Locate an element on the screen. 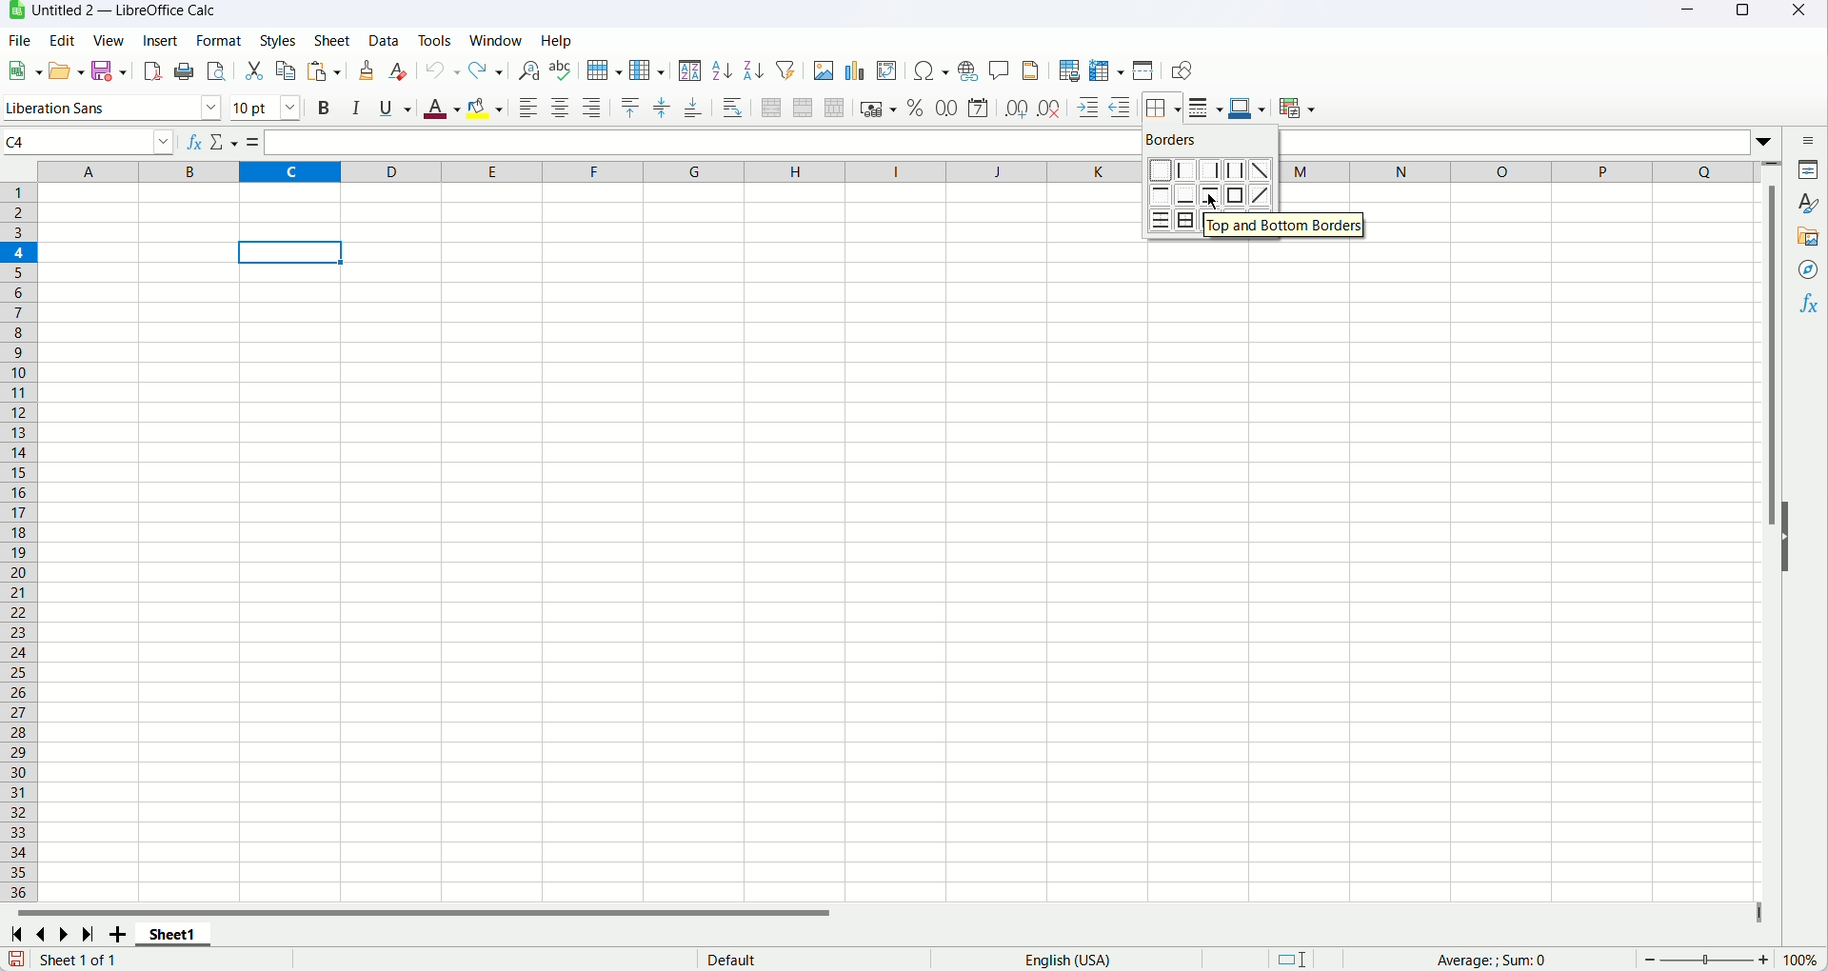  Bold is located at coordinates (322, 109).